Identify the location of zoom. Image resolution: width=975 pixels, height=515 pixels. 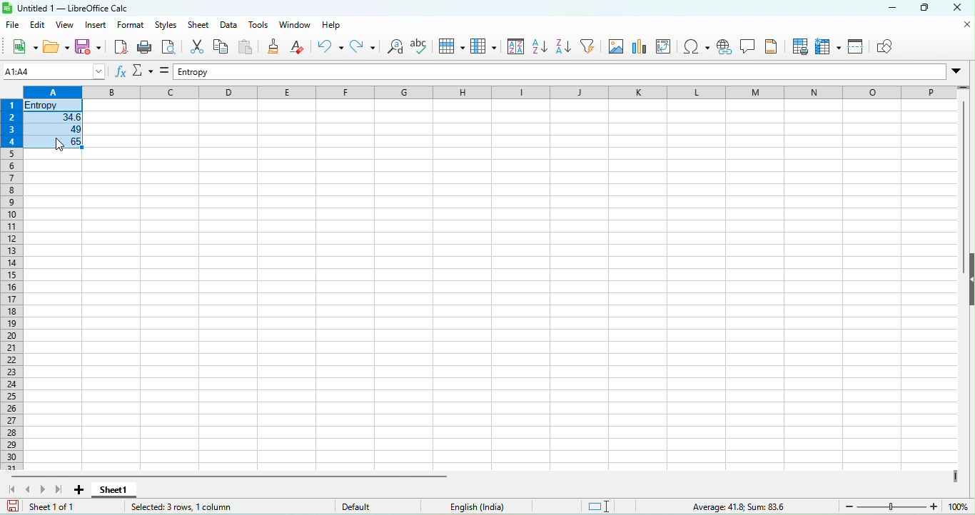
(961, 506).